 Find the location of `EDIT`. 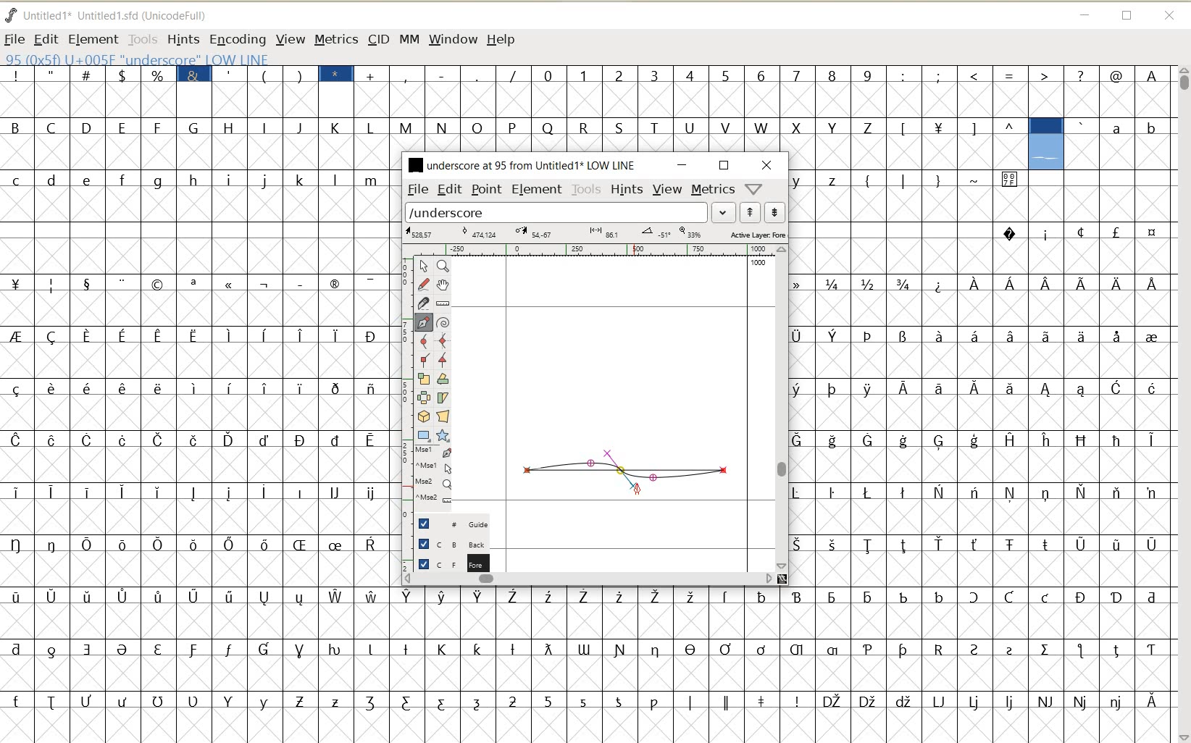

EDIT is located at coordinates (45, 40).